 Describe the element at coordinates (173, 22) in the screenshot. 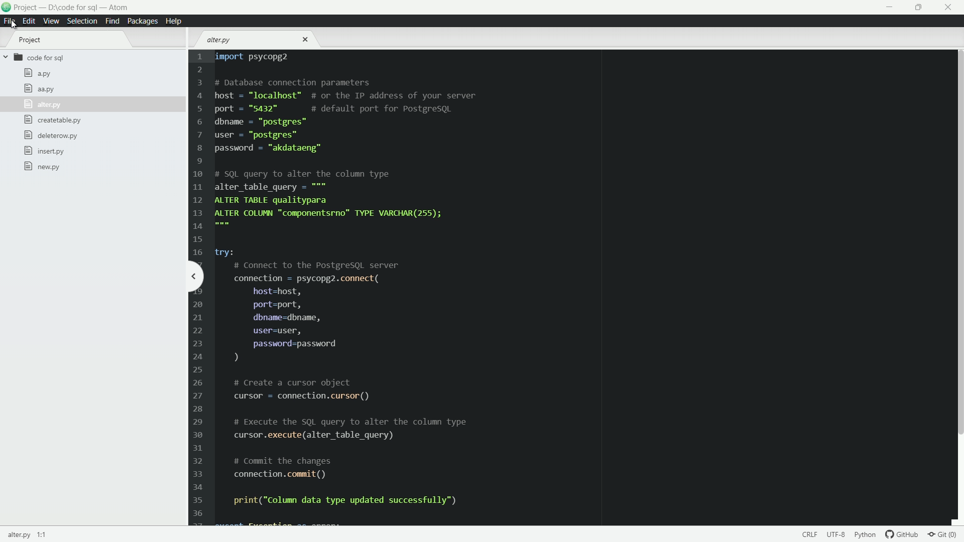

I see `help menu` at that location.